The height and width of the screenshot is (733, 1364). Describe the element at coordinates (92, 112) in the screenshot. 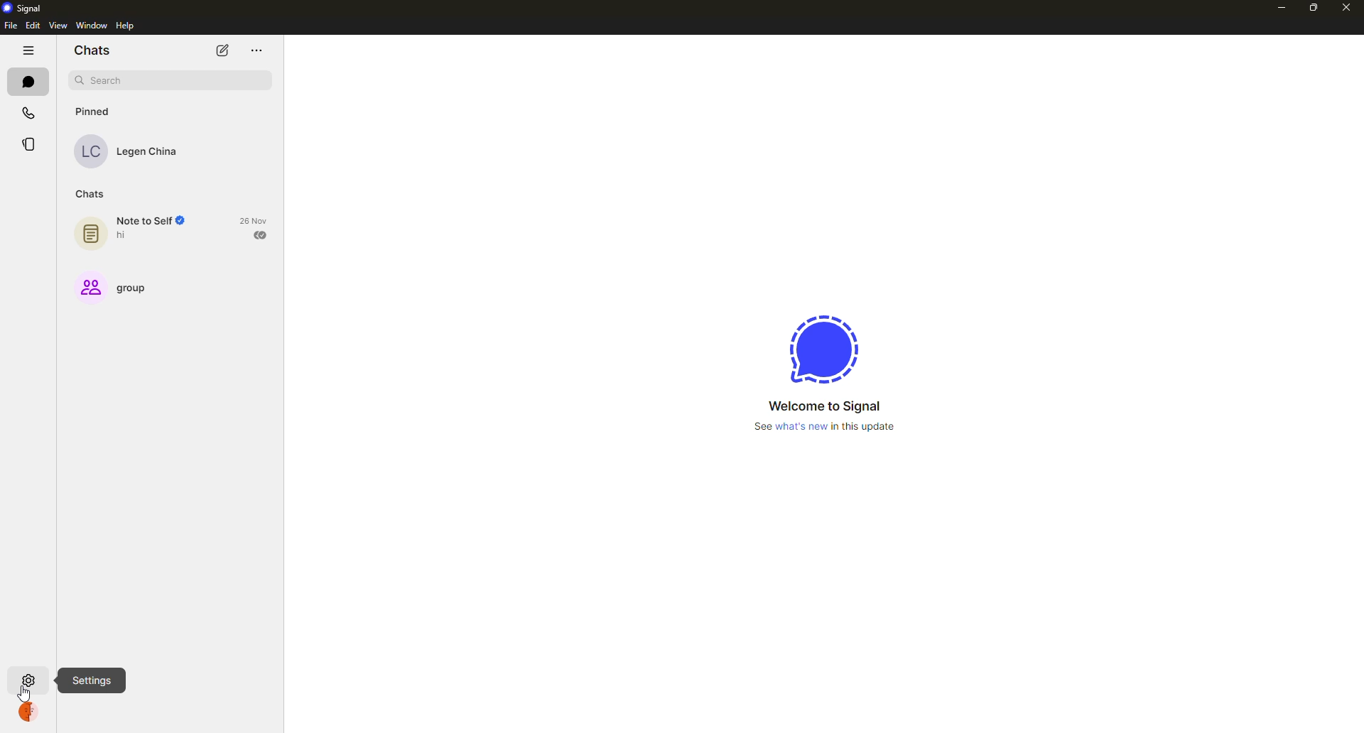

I see `pinned` at that location.